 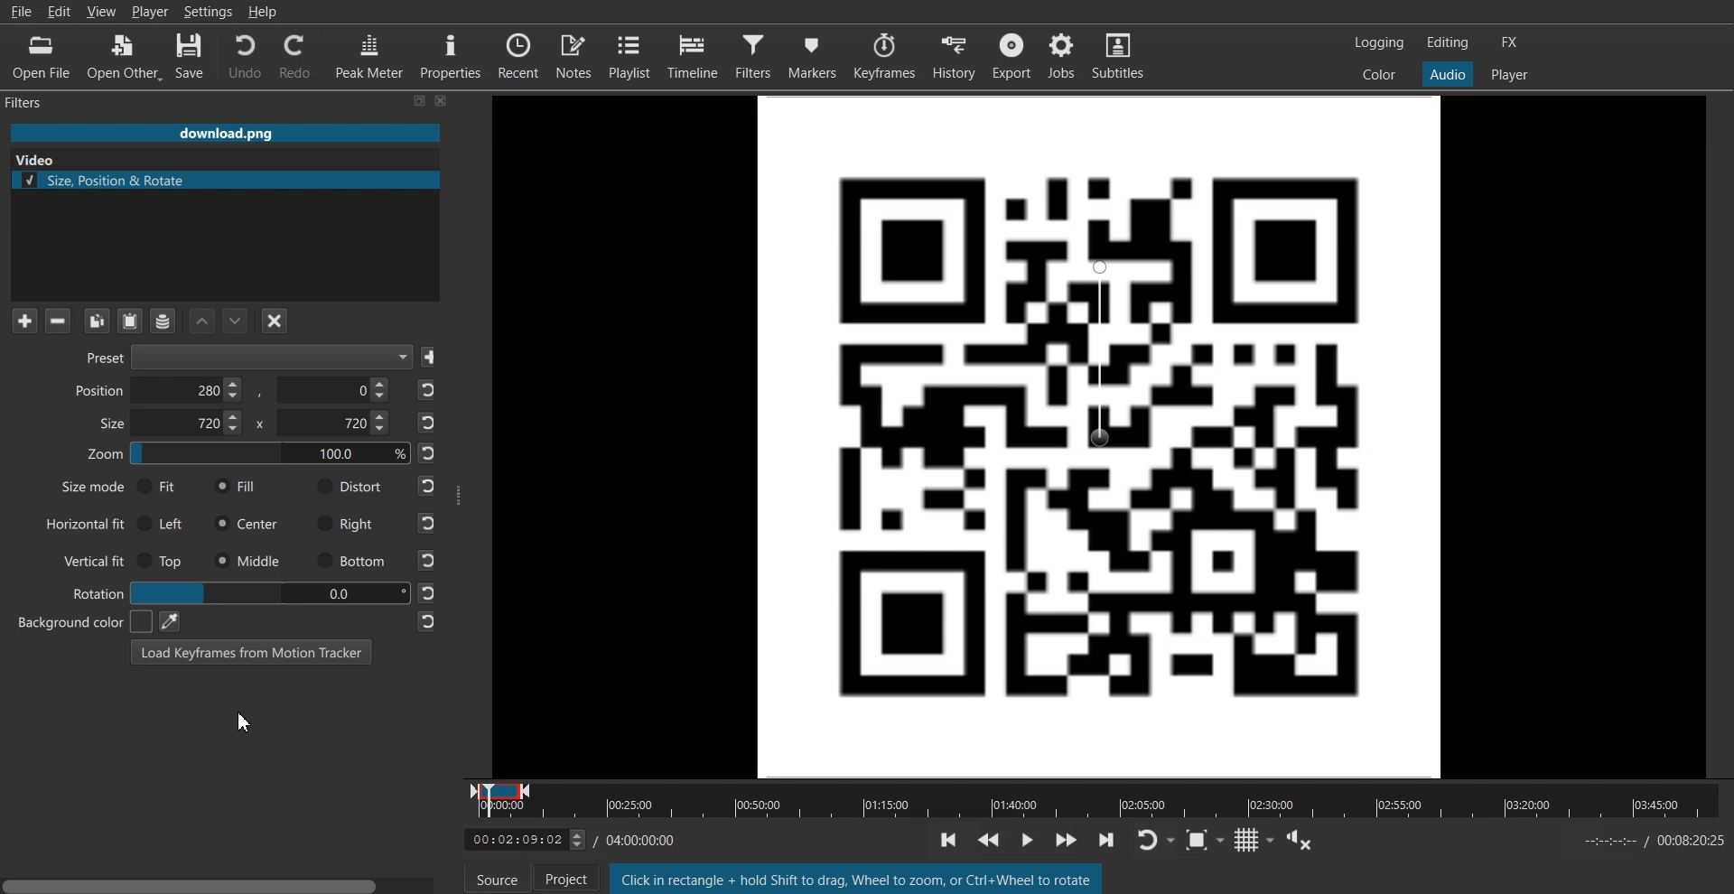 What do you see at coordinates (443, 101) in the screenshot?
I see `Close` at bounding box center [443, 101].